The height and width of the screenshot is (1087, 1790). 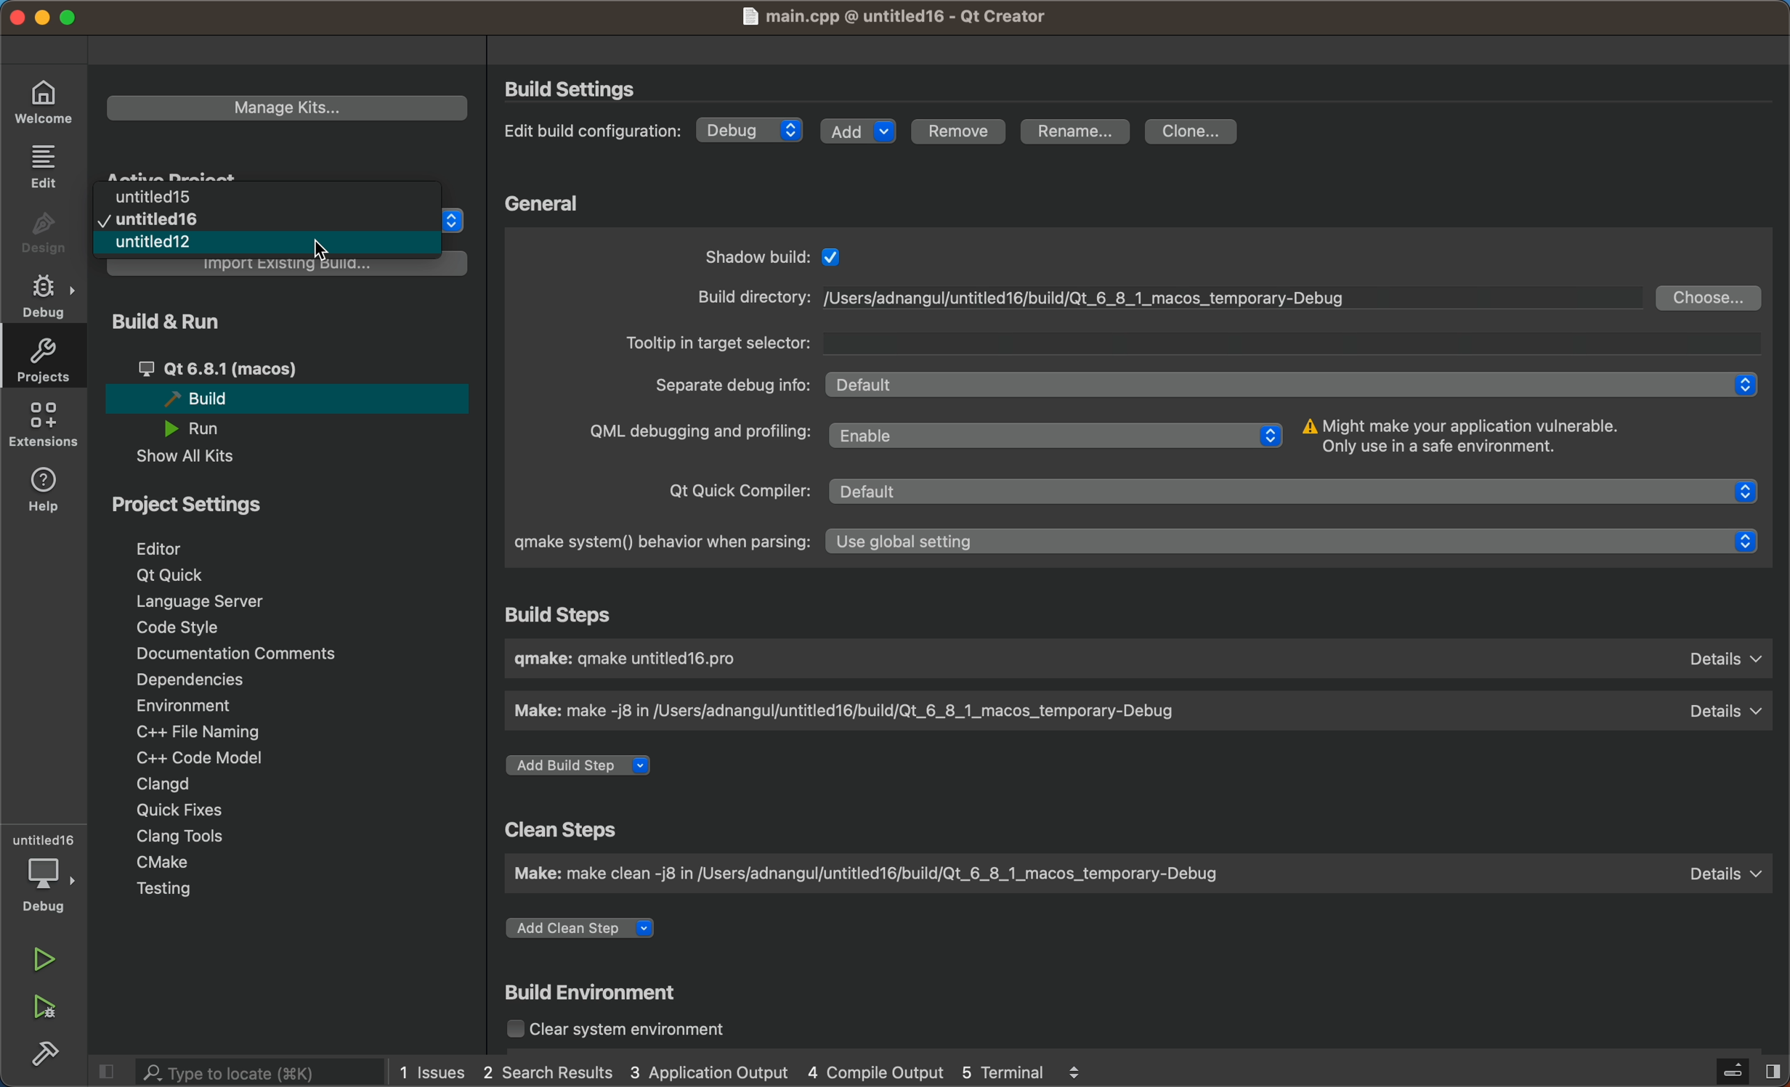 I want to click on help, so click(x=49, y=492).